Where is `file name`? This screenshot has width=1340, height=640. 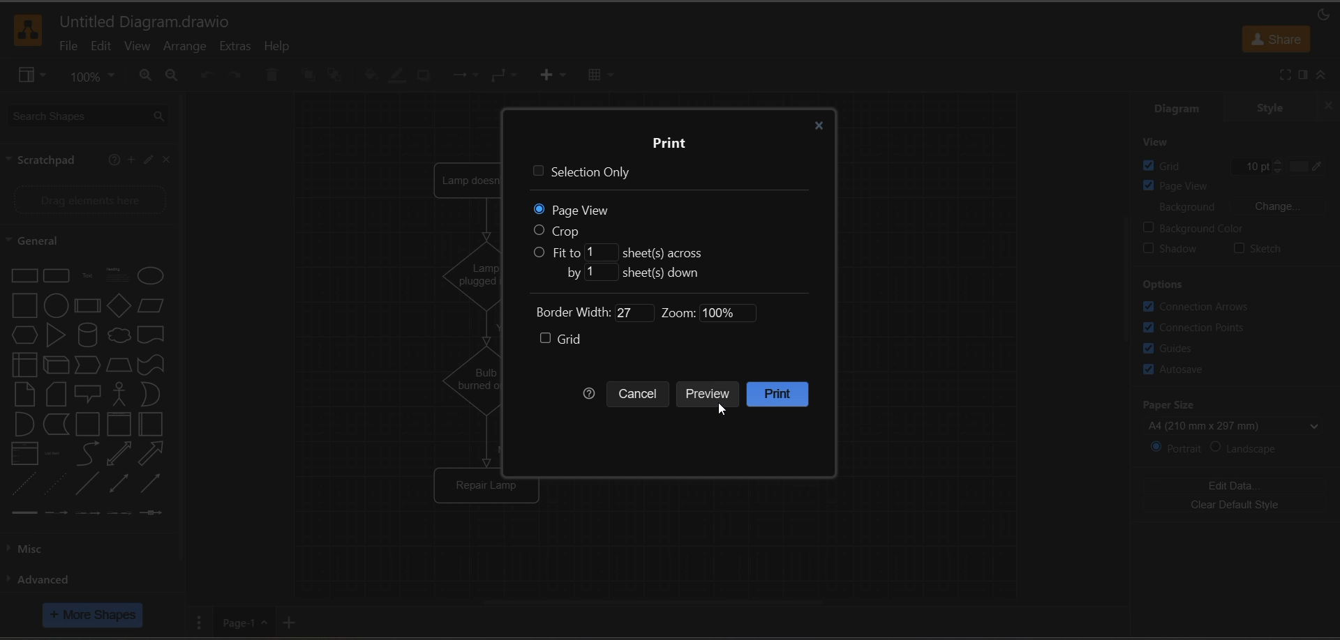
file name is located at coordinates (146, 23).